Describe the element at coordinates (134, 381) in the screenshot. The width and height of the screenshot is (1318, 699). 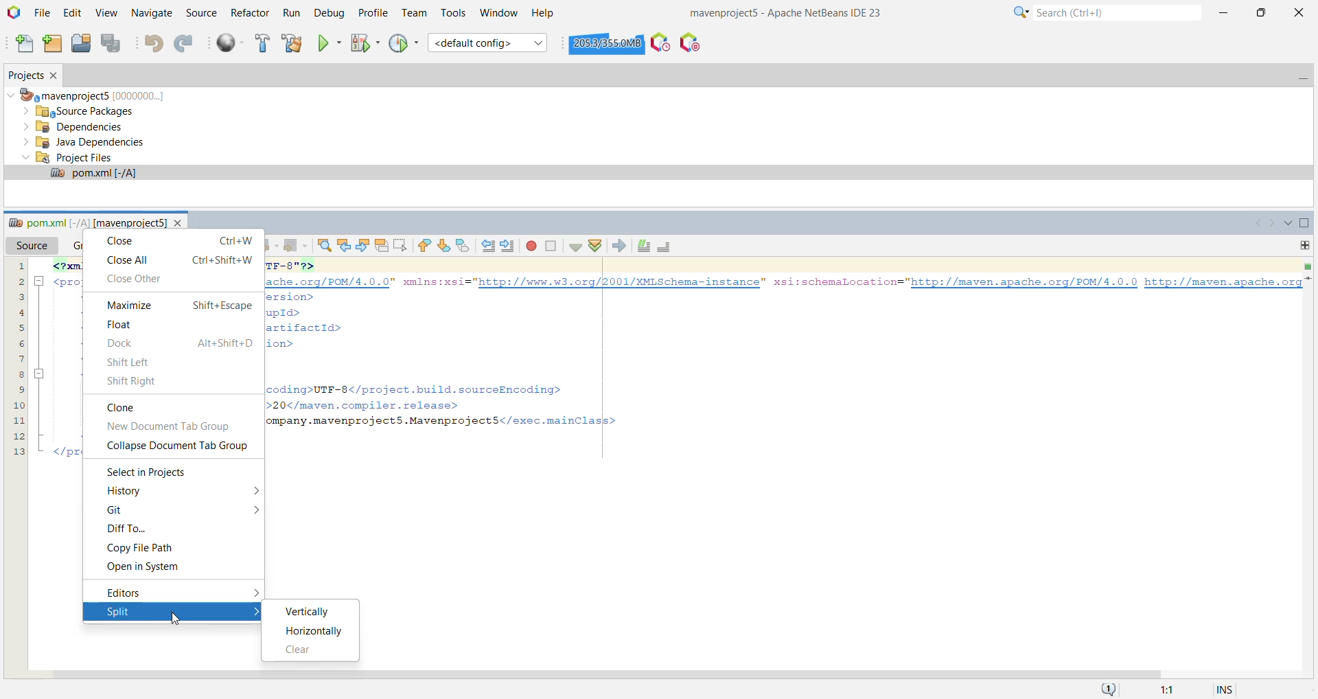
I see `Shift Right` at that location.